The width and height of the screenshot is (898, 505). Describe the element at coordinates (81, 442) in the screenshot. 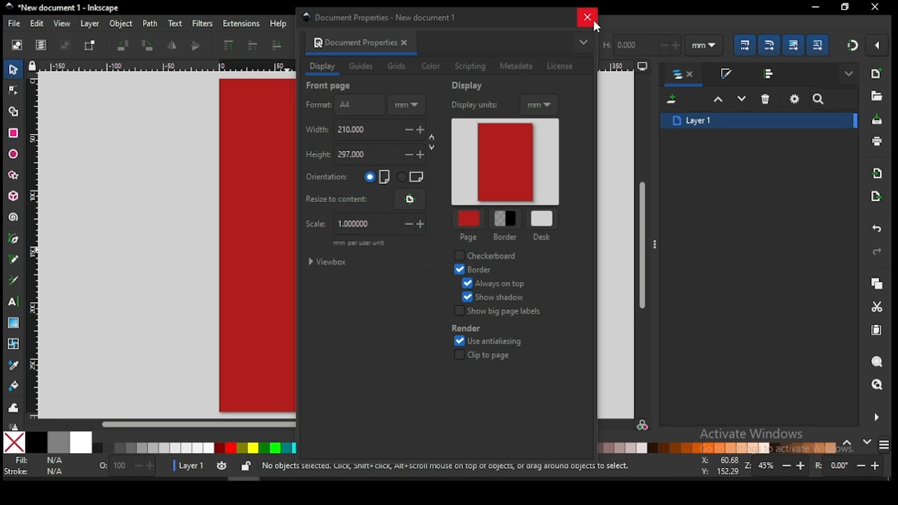

I see `white` at that location.